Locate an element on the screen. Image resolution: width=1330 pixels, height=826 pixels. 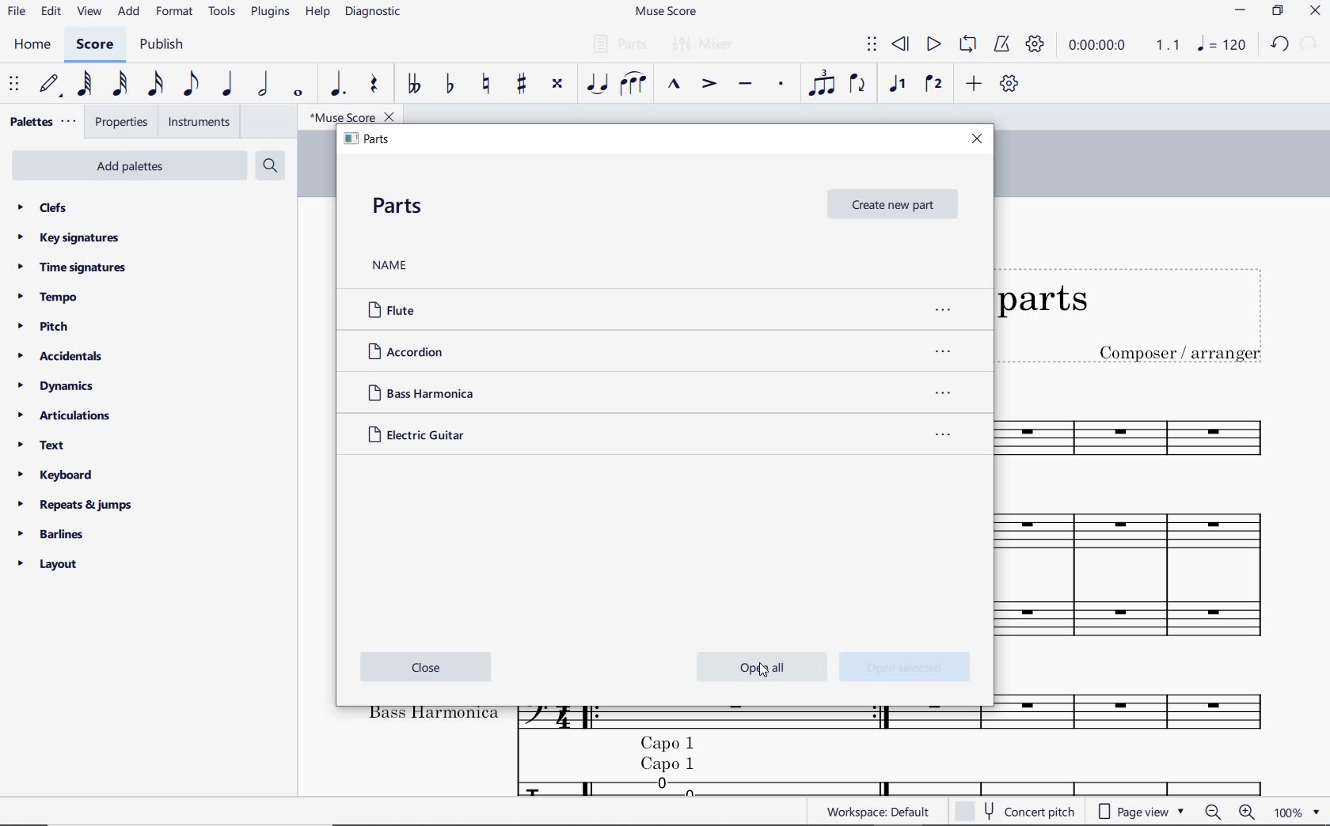
voice 2 is located at coordinates (932, 82).